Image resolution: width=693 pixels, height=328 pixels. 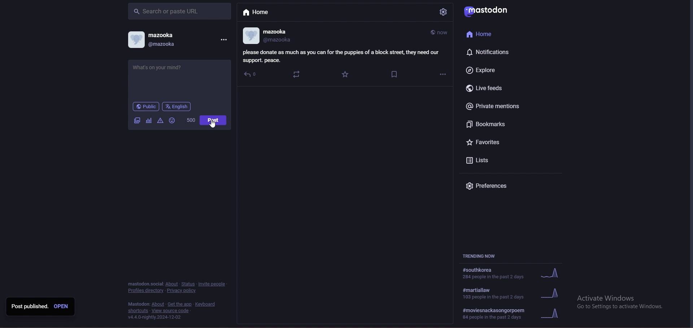 I want to click on home, so click(x=496, y=35).